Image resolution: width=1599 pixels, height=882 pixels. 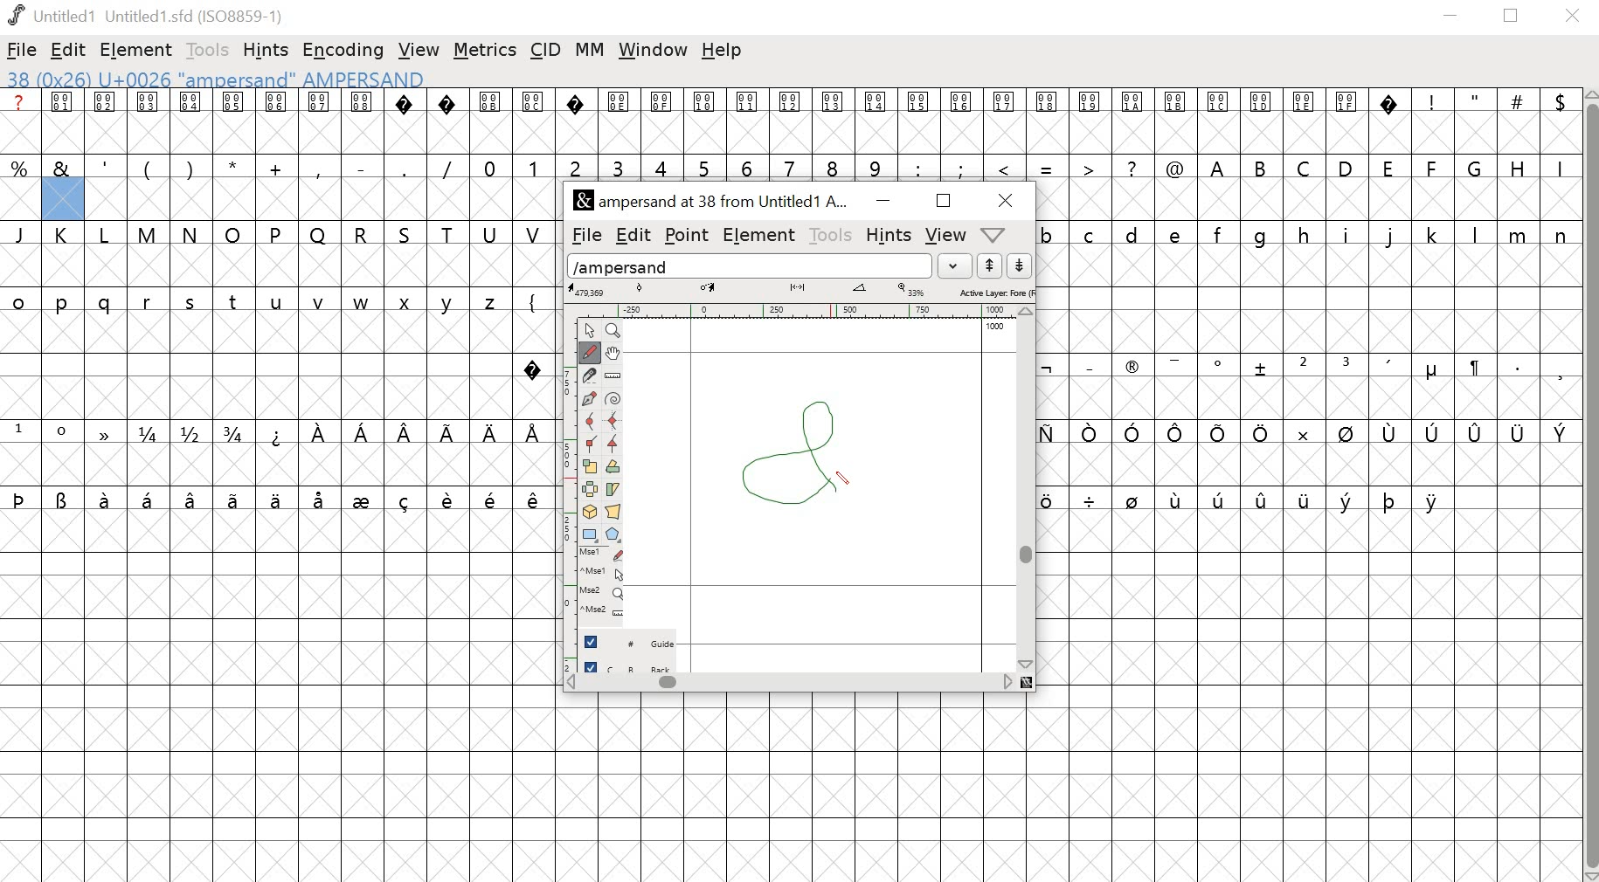 What do you see at coordinates (1477, 167) in the screenshot?
I see `G` at bounding box center [1477, 167].